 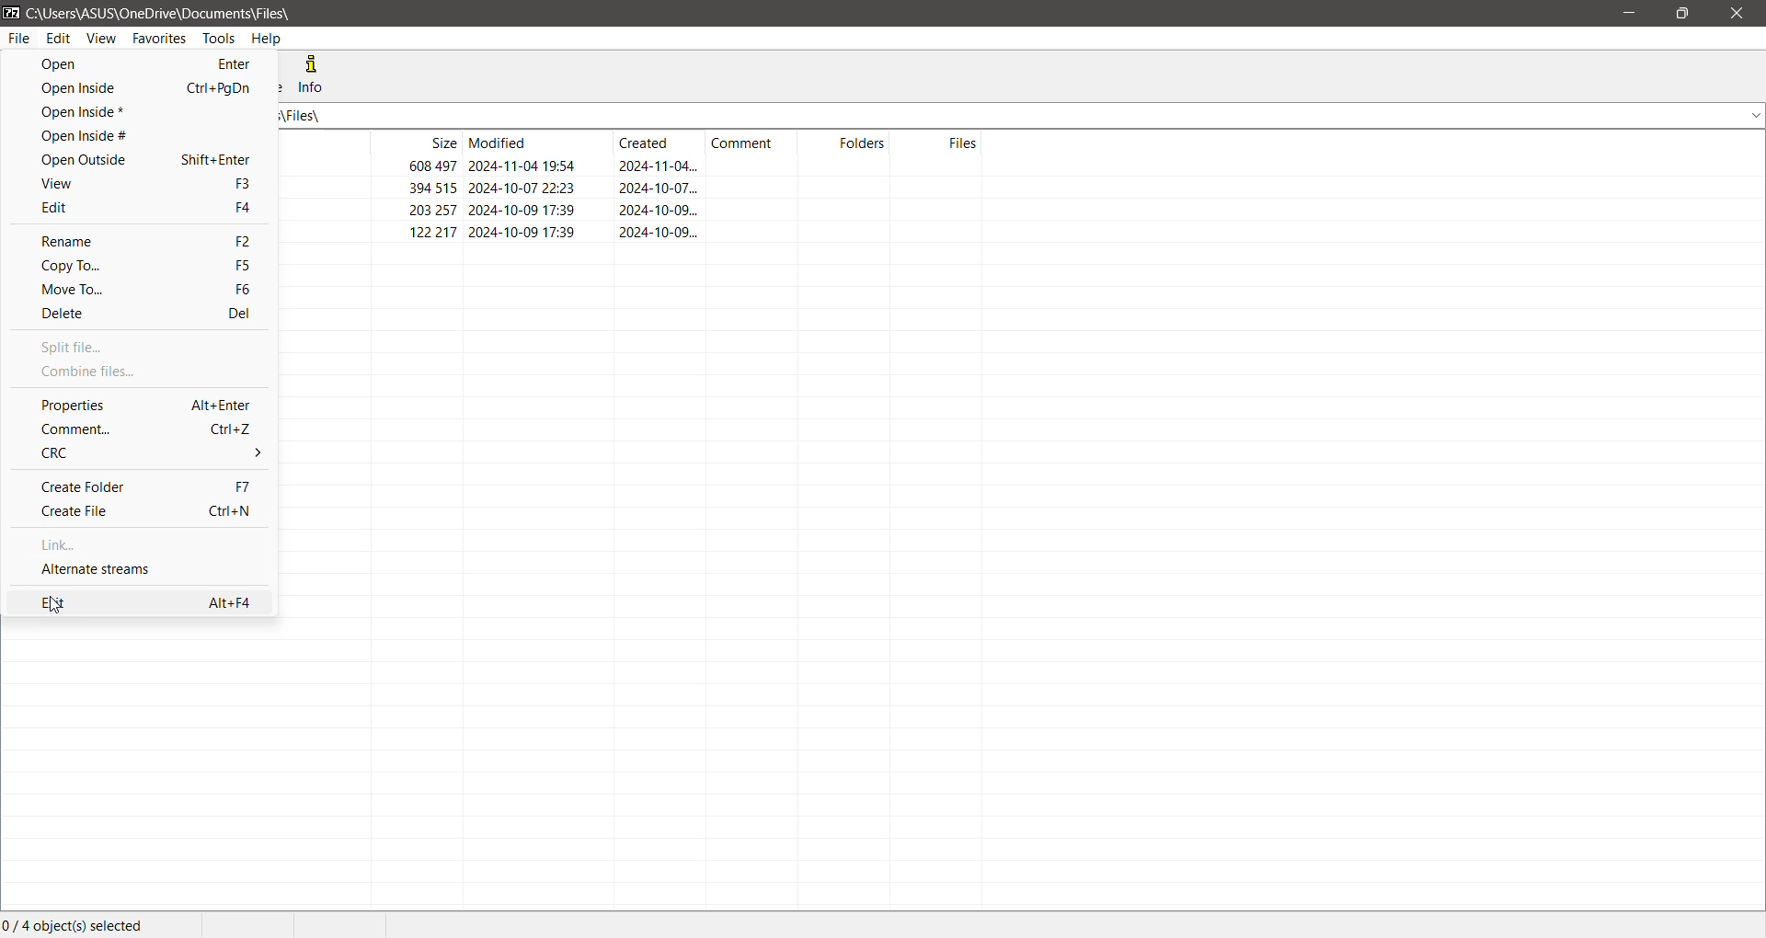 What do you see at coordinates (527, 210) in the screenshot?
I see `2024-10-09 17:39` at bounding box center [527, 210].